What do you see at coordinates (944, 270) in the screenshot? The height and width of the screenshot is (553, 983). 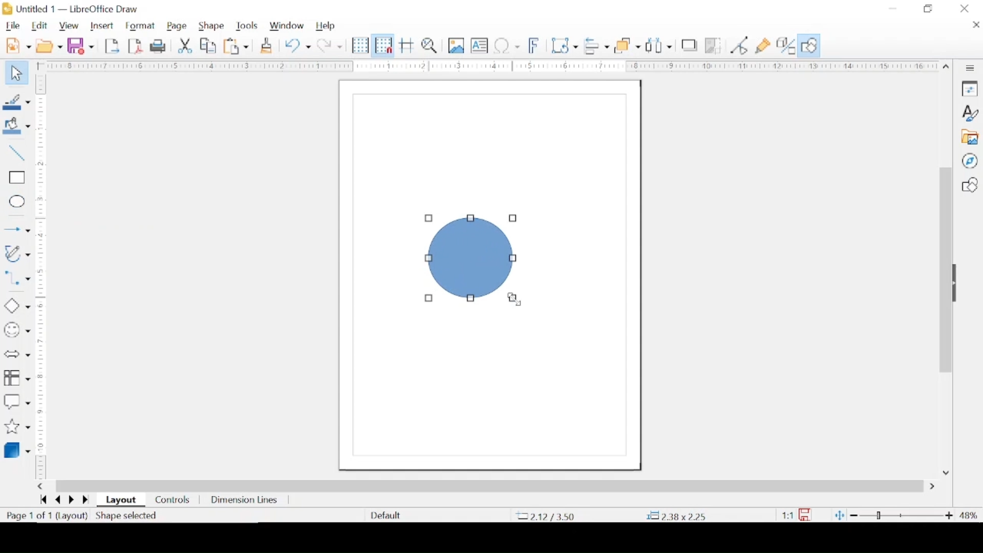 I see `scroll box` at bounding box center [944, 270].